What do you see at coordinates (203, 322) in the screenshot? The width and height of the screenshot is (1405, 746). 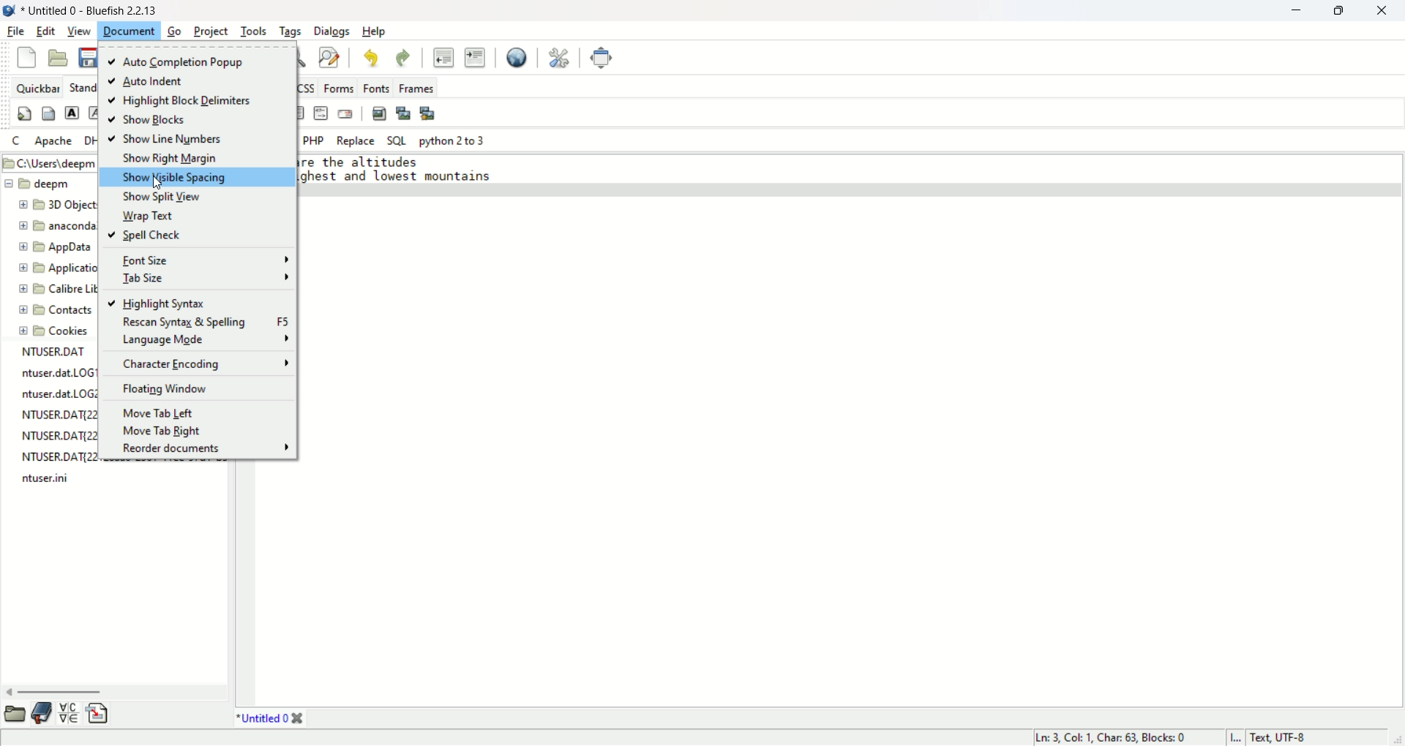 I see `rescan syntax and spelling` at bounding box center [203, 322].